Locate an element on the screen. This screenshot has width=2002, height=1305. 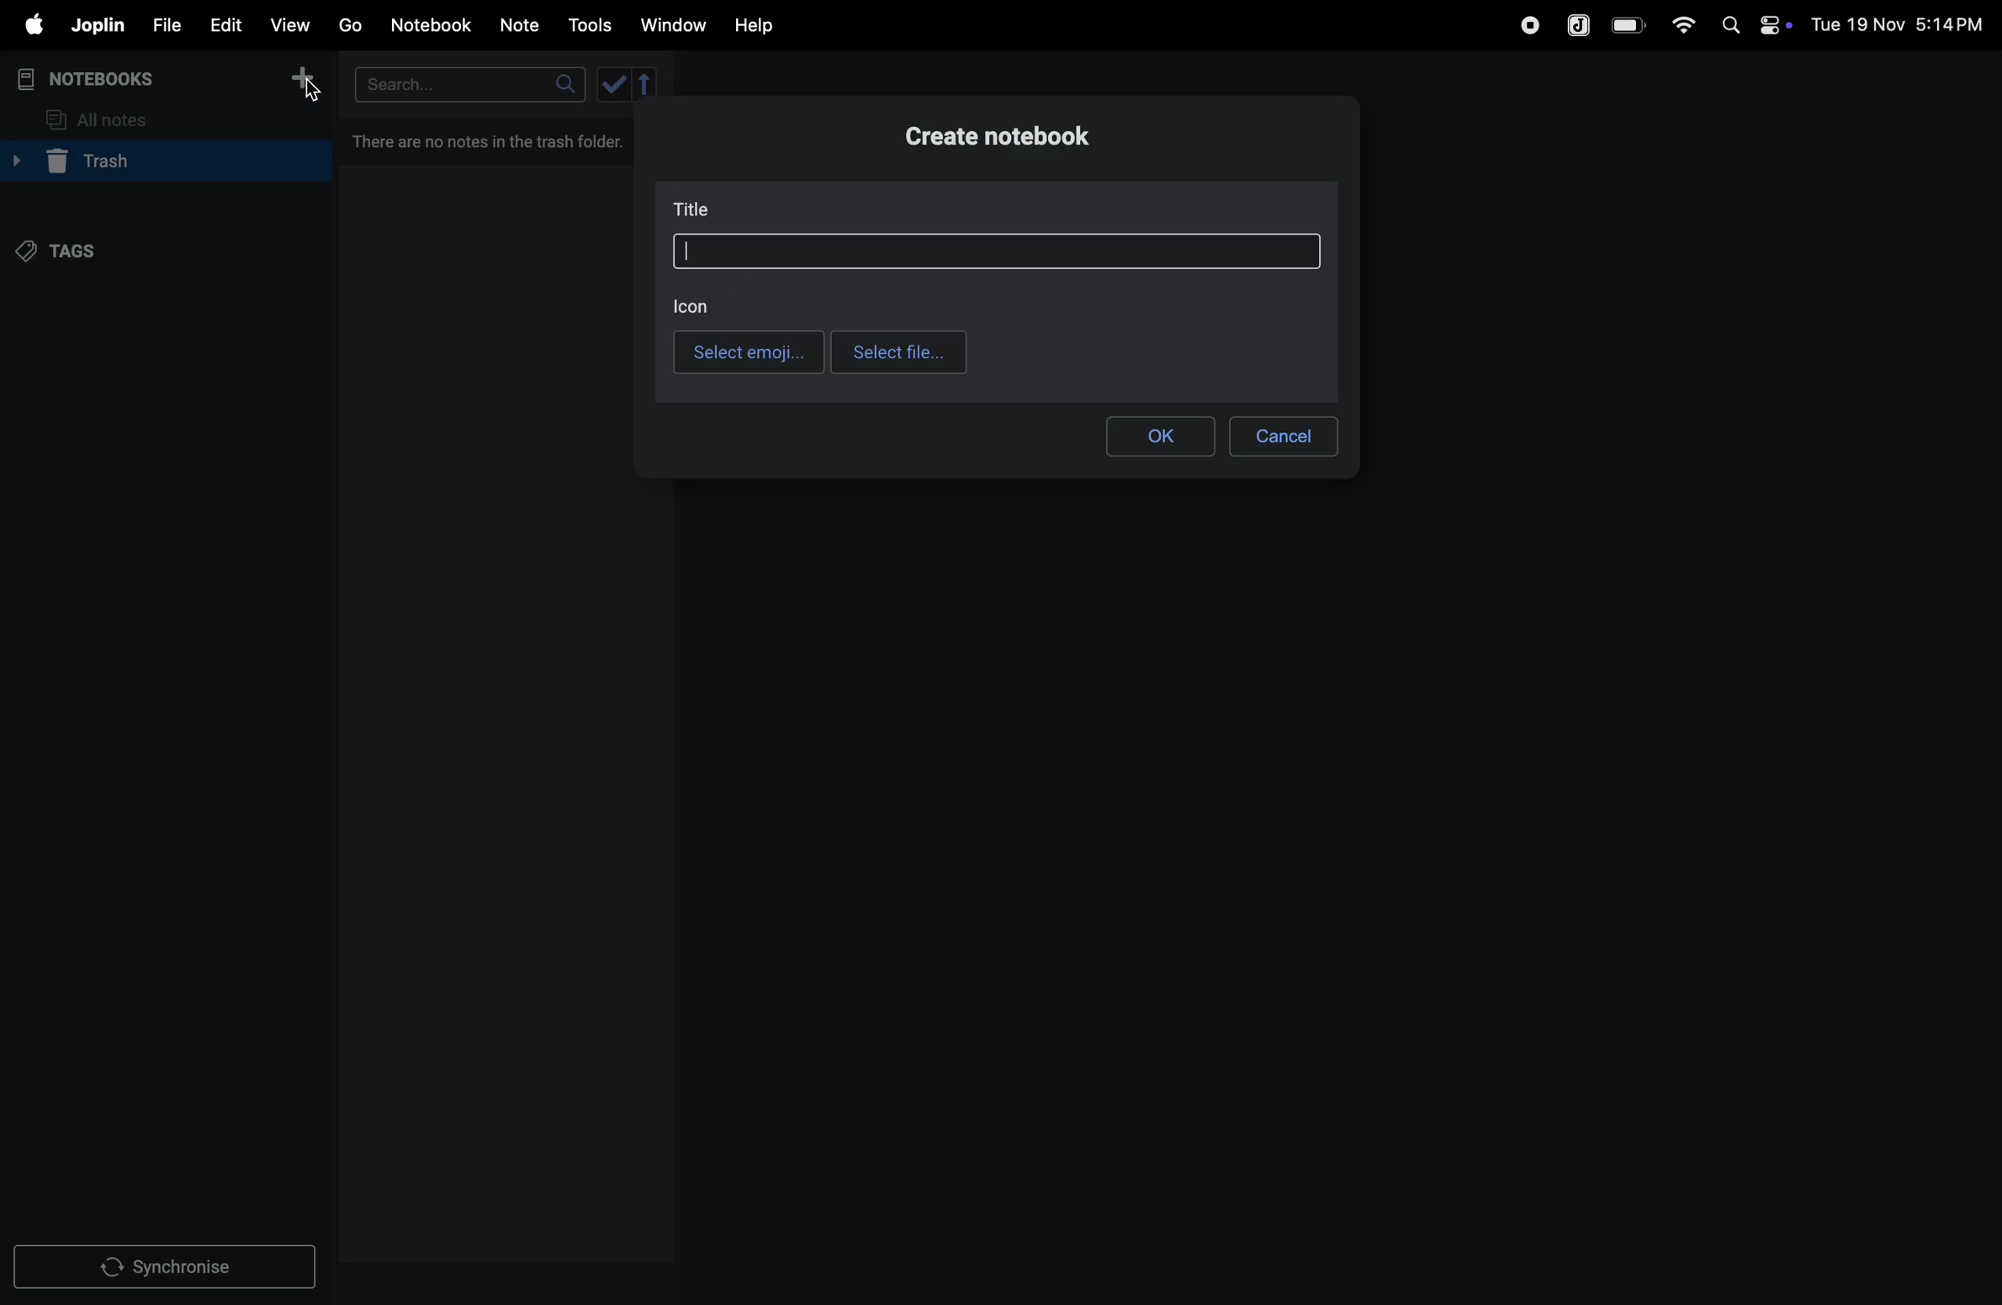
tools is located at coordinates (587, 25).